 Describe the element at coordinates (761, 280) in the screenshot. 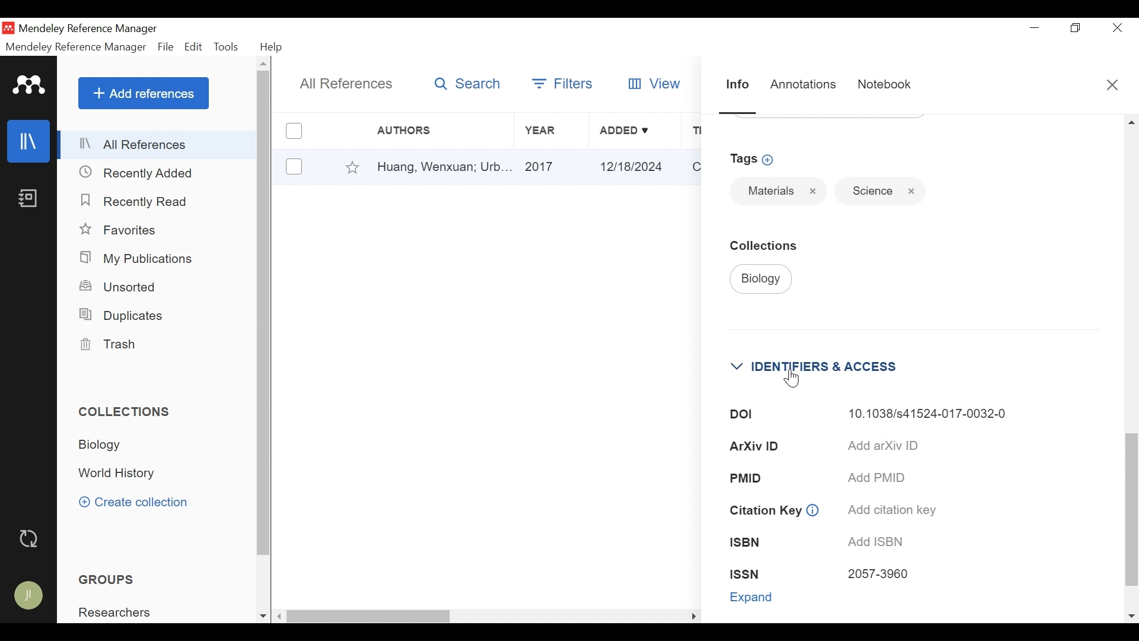

I see `Biology` at that location.